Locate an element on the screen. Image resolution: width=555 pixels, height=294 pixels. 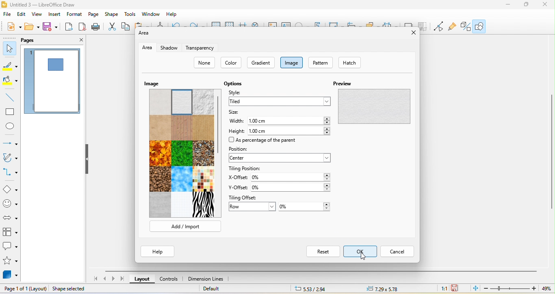
1:1 is located at coordinates (441, 288).